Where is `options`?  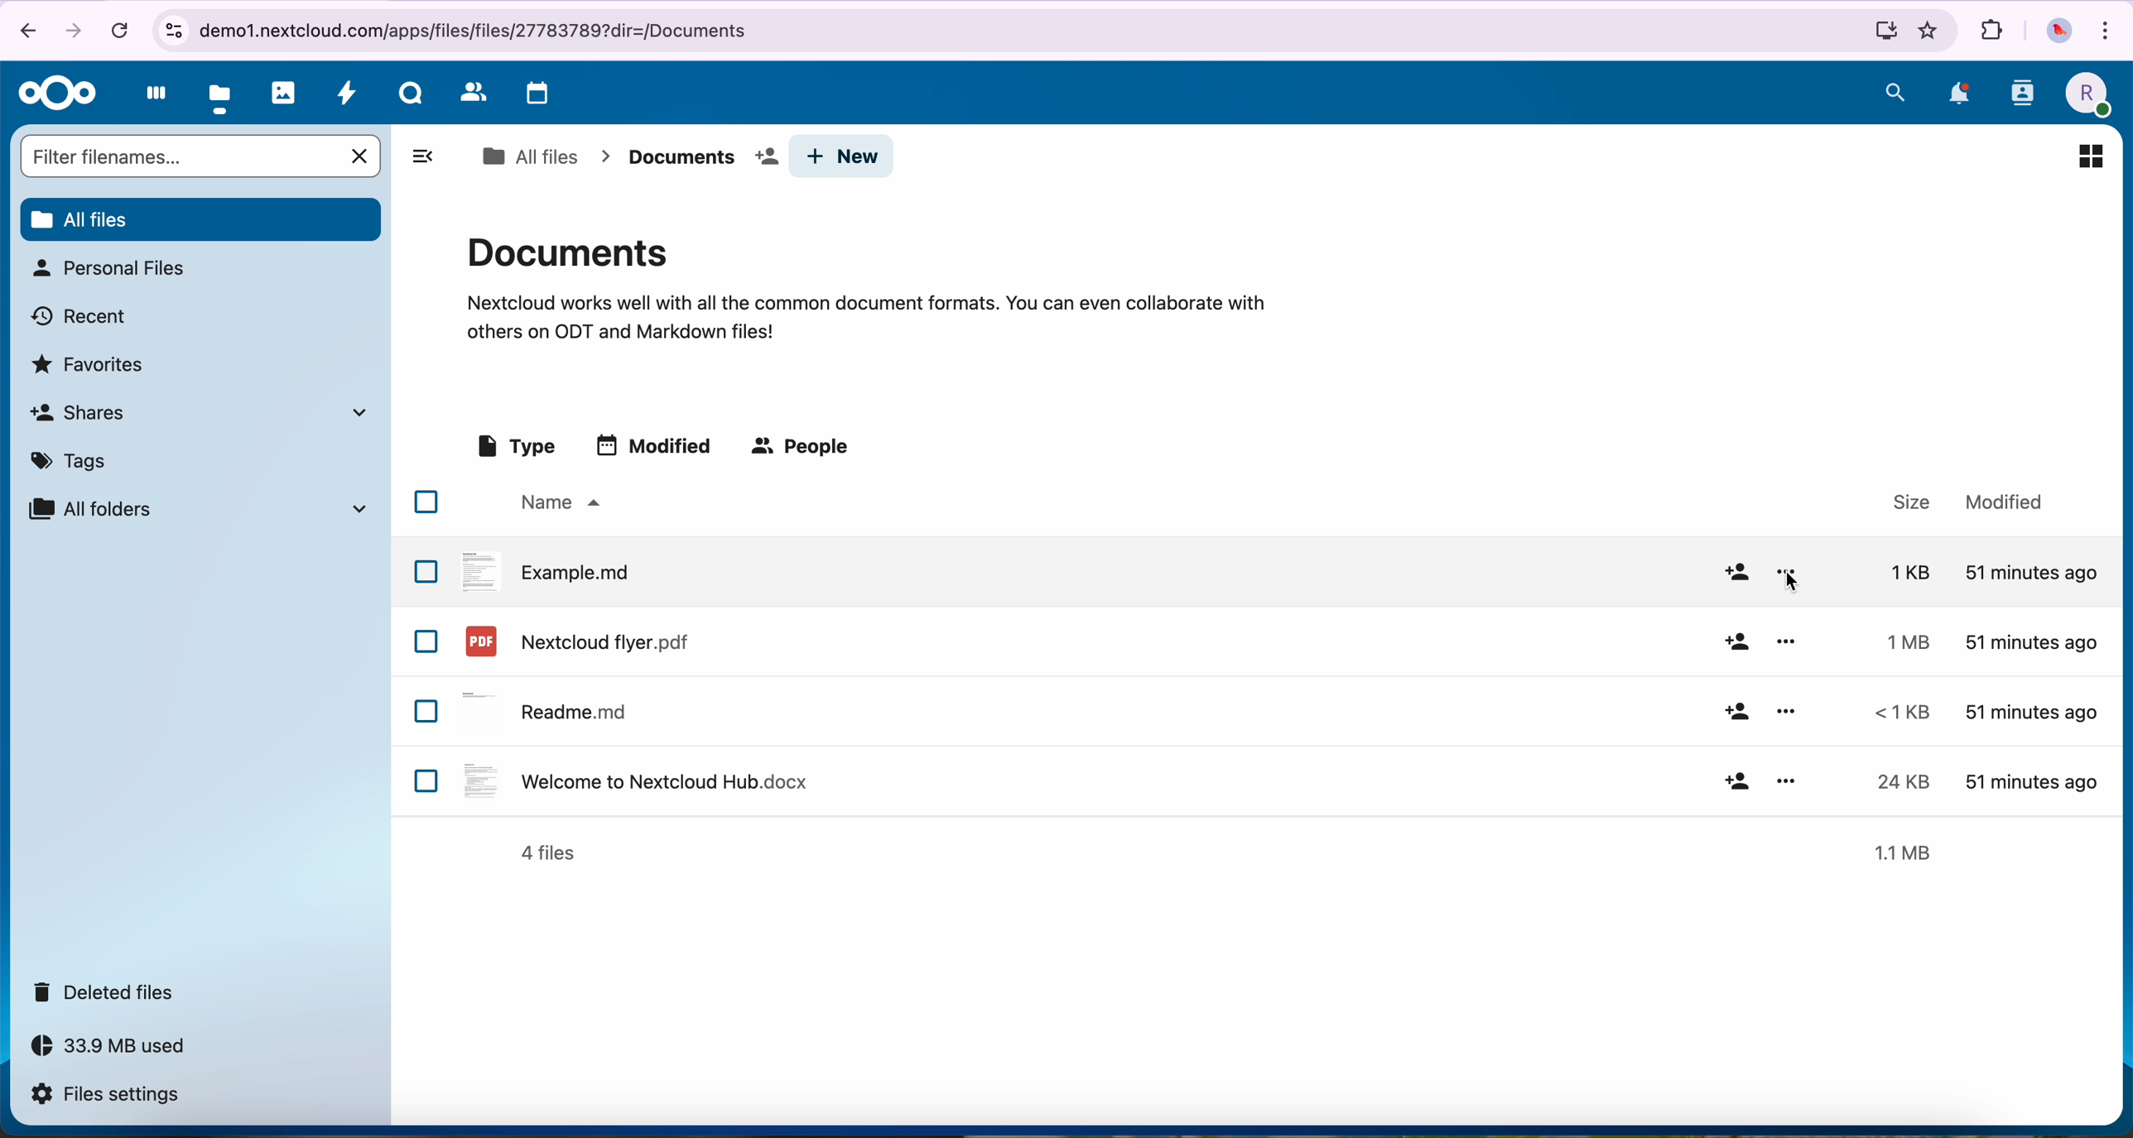
options is located at coordinates (1789, 573).